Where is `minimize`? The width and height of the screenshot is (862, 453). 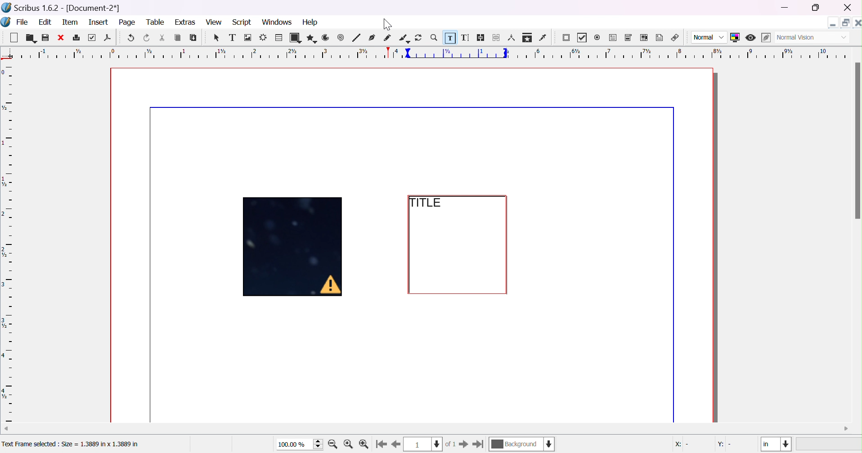
minimize is located at coordinates (787, 8).